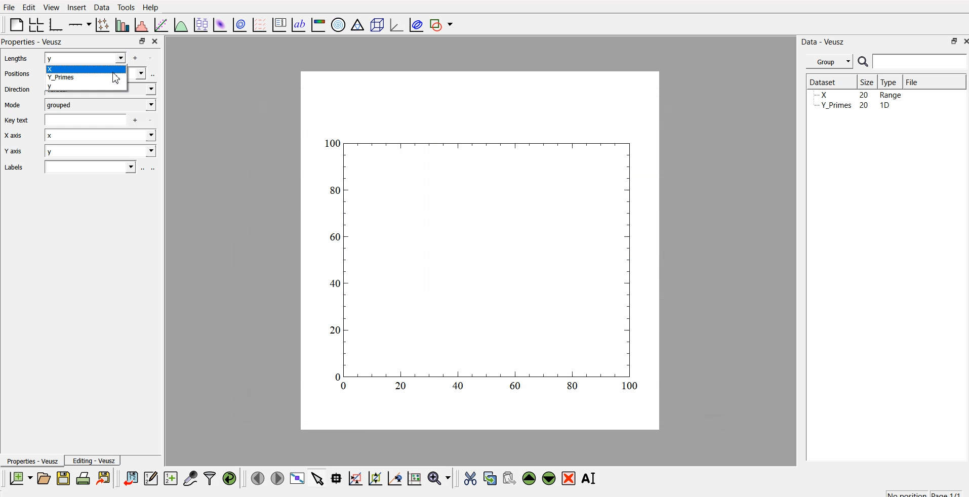 The height and width of the screenshot is (497, 969). I want to click on read datapoint on graph, so click(335, 478).